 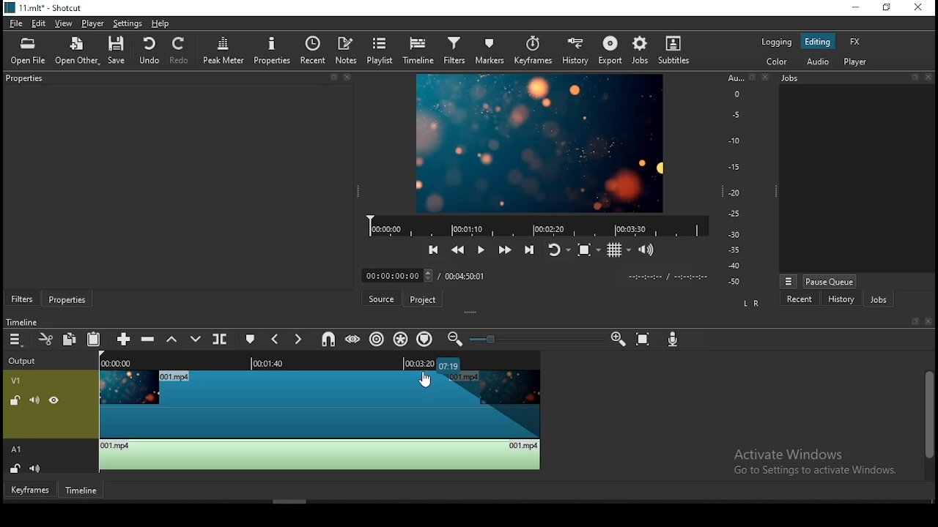 What do you see at coordinates (149, 339) in the screenshot?
I see `ripple delete` at bounding box center [149, 339].